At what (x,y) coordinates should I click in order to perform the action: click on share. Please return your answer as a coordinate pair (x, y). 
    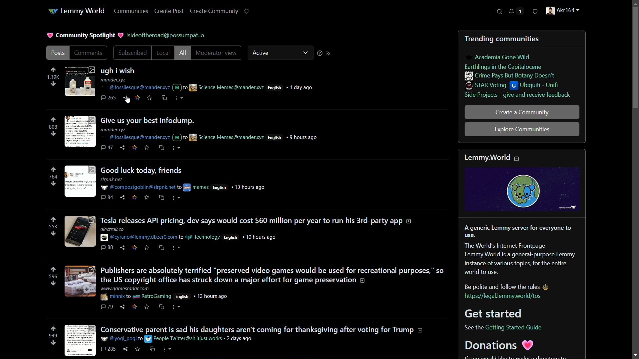
    Looking at the image, I should click on (126, 349).